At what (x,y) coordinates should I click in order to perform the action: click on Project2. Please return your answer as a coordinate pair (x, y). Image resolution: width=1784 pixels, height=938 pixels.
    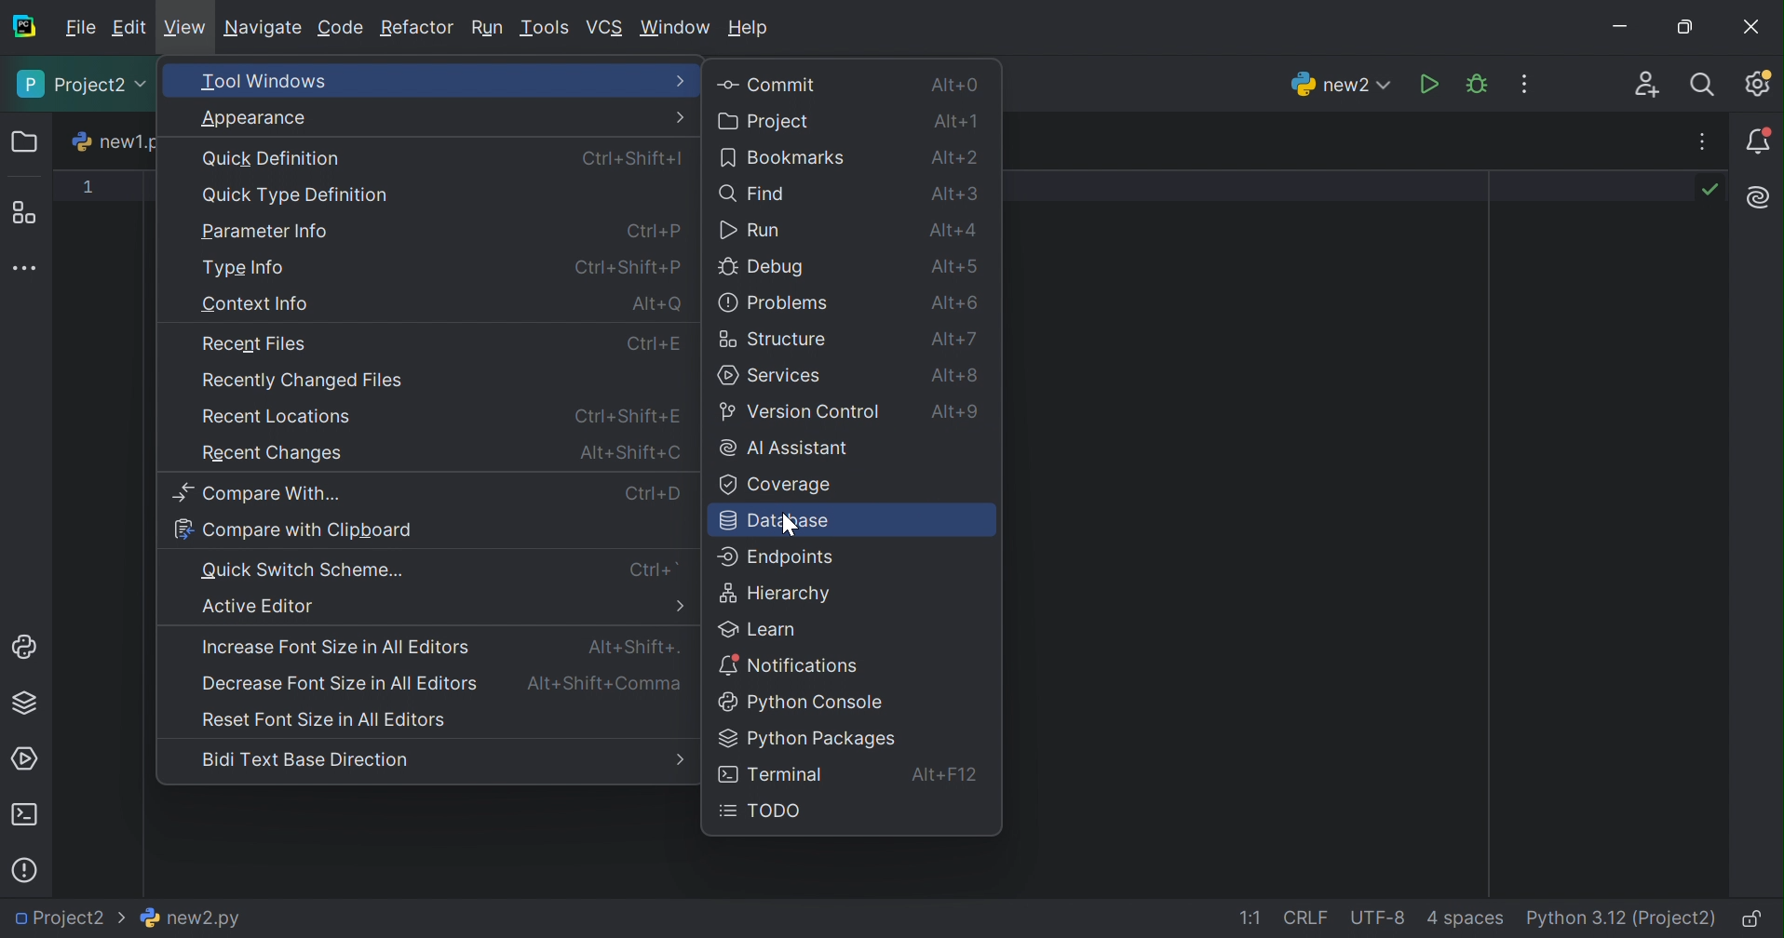
    Looking at the image, I should click on (82, 85).